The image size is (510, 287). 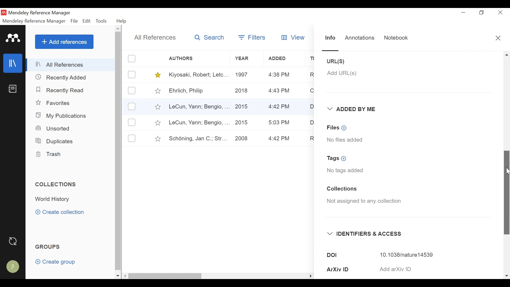 What do you see at coordinates (118, 276) in the screenshot?
I see `Scroll down` at bounding box center [118, 276].